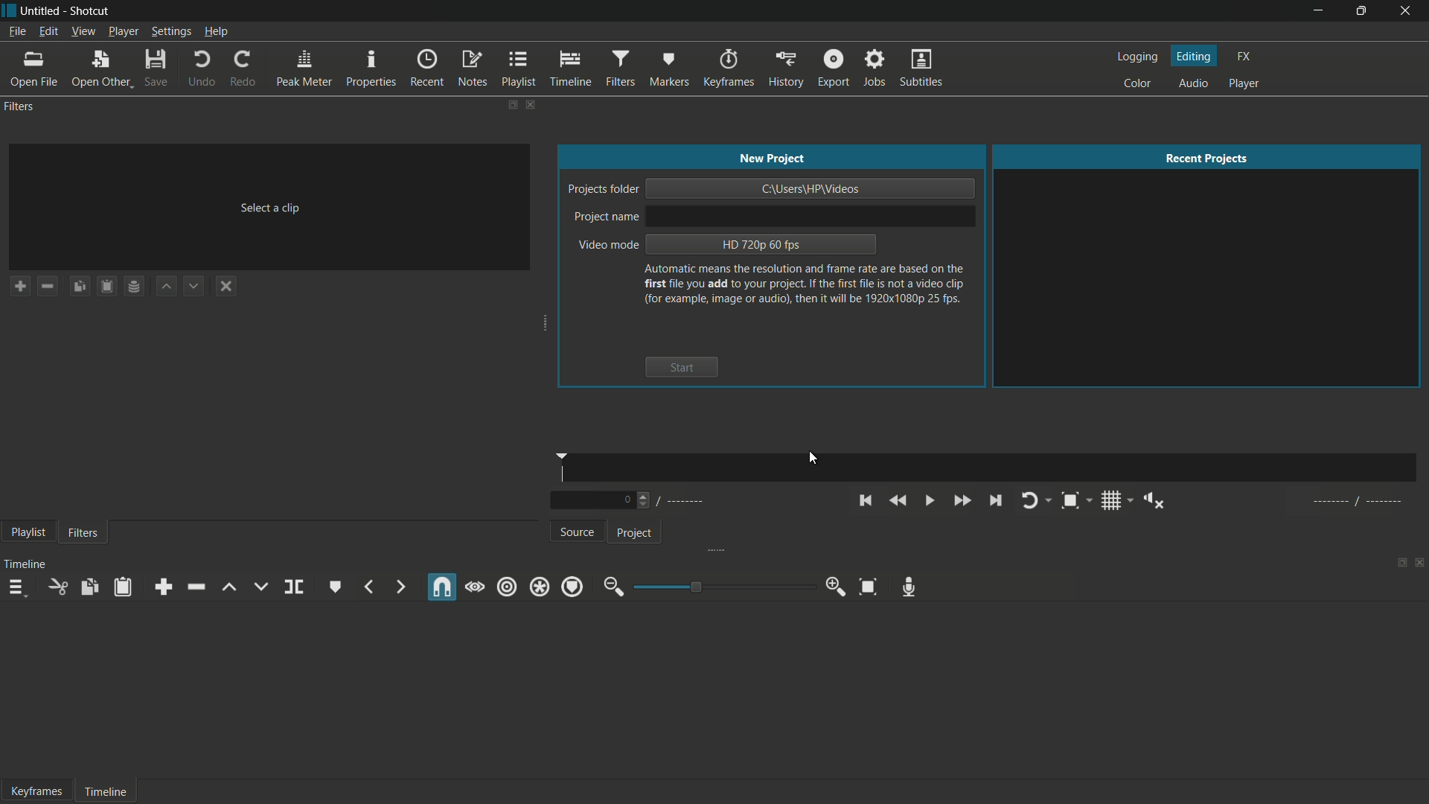 This screenshot has width=1429, height=804. What do you see at coordinates (217, 32) in the screenshot?
I see `help menu` at bounding box center [217, 32].